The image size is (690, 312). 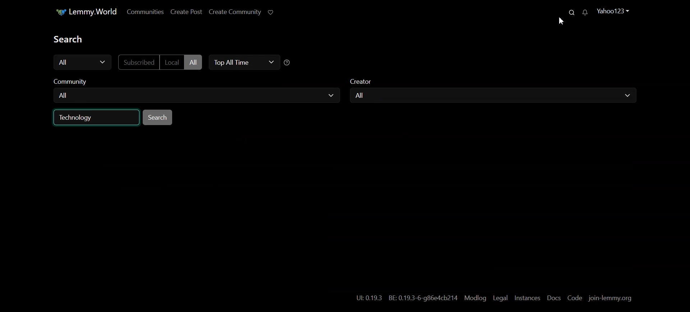 What do you see at coordinates (196, 95) in the screenshot?
I see `All` at bounding box center [196, 95].